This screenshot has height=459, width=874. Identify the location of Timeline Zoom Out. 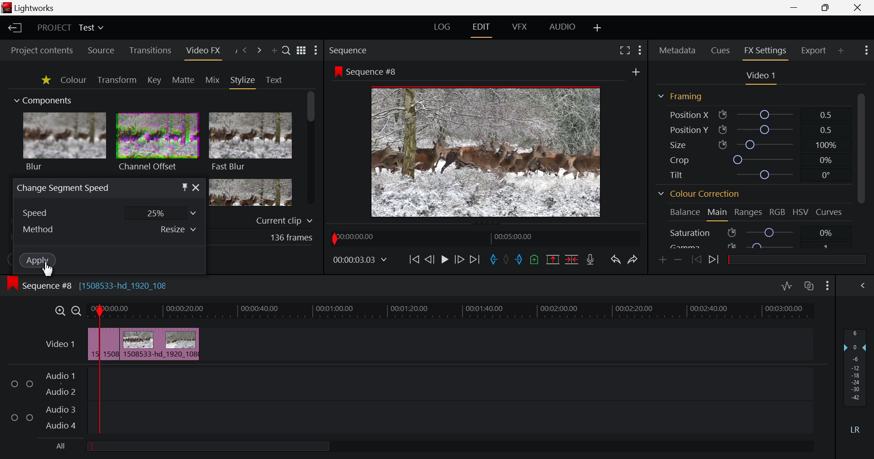
(77, 311).